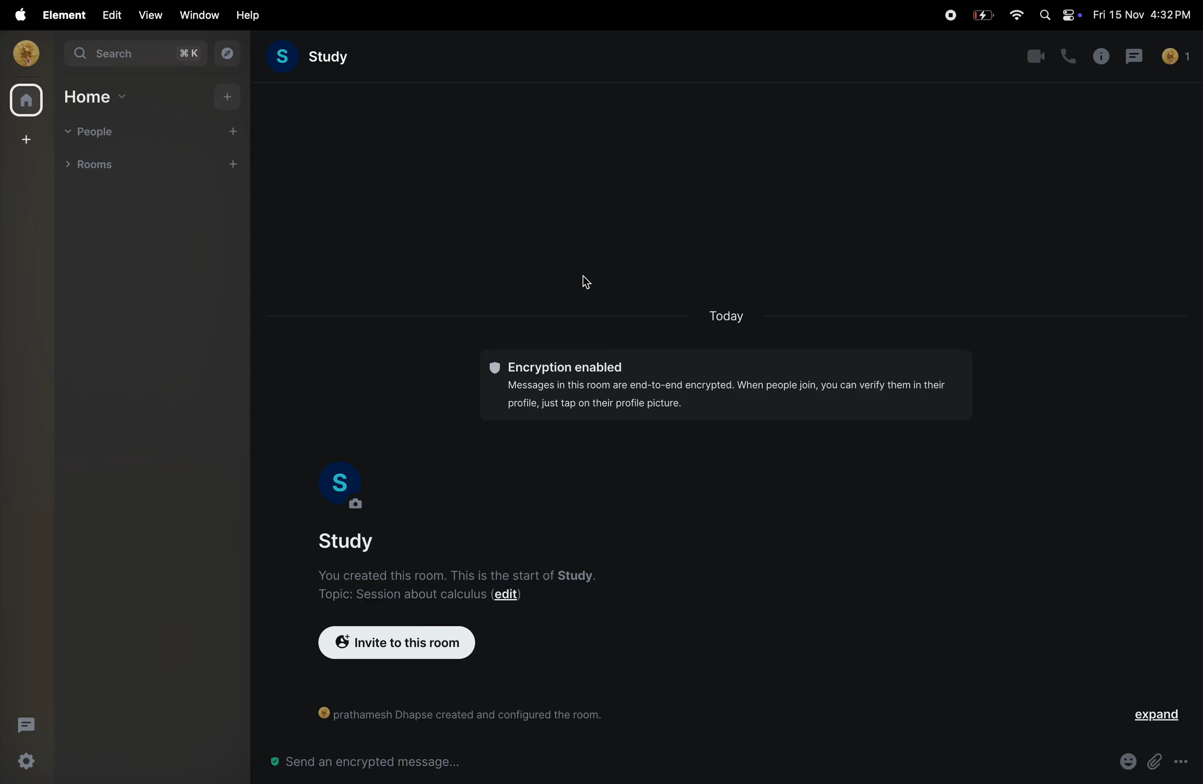  Describe the element at coordinates (109, 15) in the screenshot. I see `edit` at that location.